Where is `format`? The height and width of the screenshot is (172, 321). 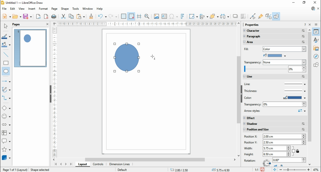 format is located at coordinates (44, 9).